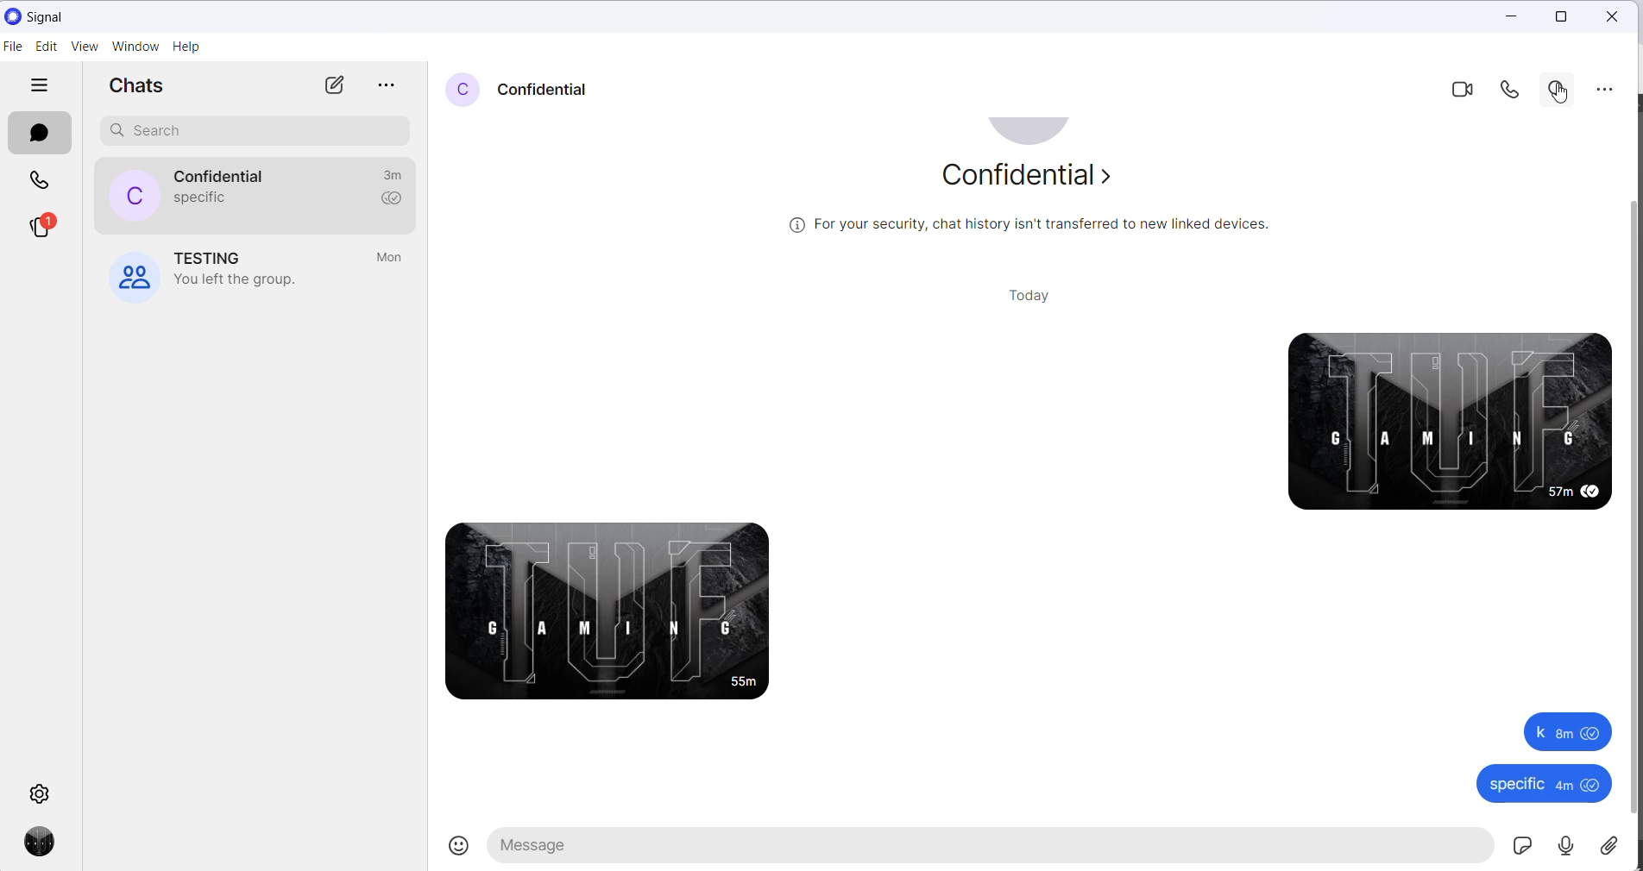 The image size is (1643, 871). I want to click on maximize, so click(1564, 17).